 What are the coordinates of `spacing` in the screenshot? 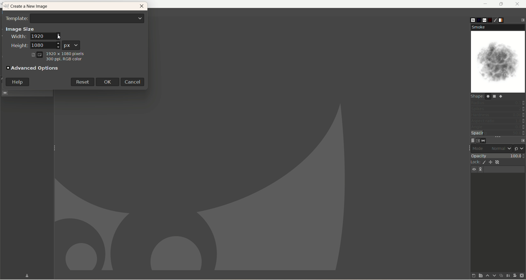 It's located at (498, 133).